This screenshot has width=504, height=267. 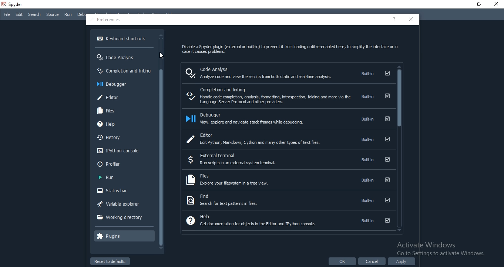 I want to click on Search, so click(x=34, y=15).